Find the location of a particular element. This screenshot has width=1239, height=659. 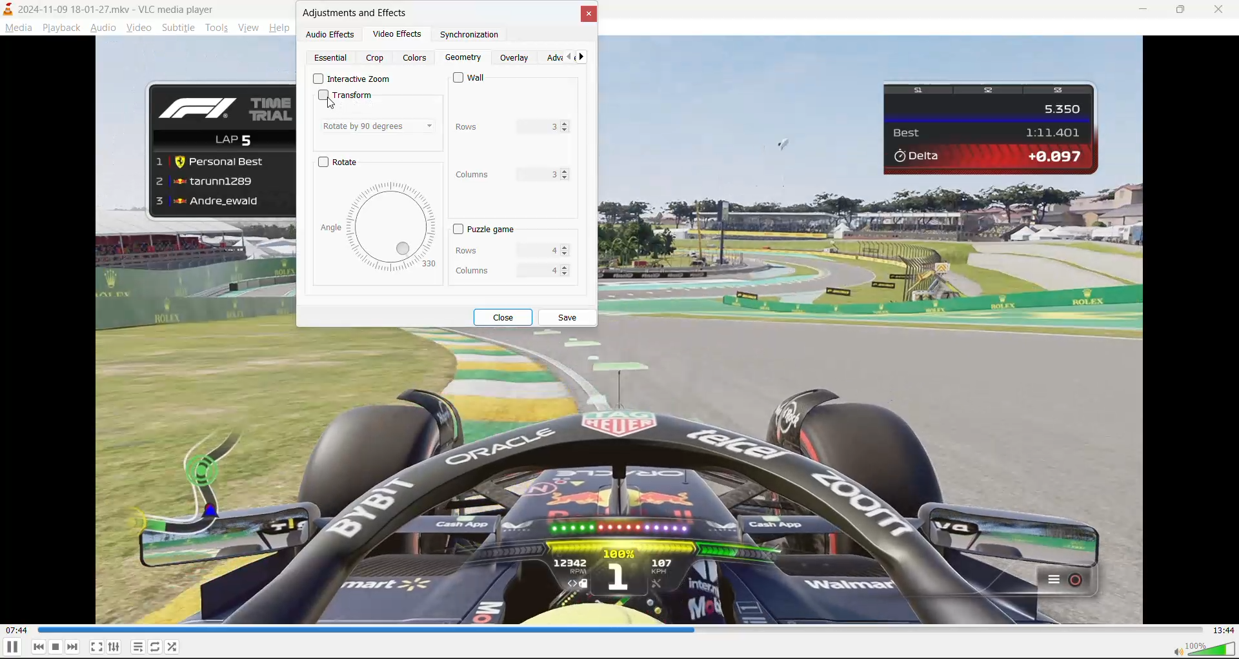

tools is located at coordinates (216, 27).